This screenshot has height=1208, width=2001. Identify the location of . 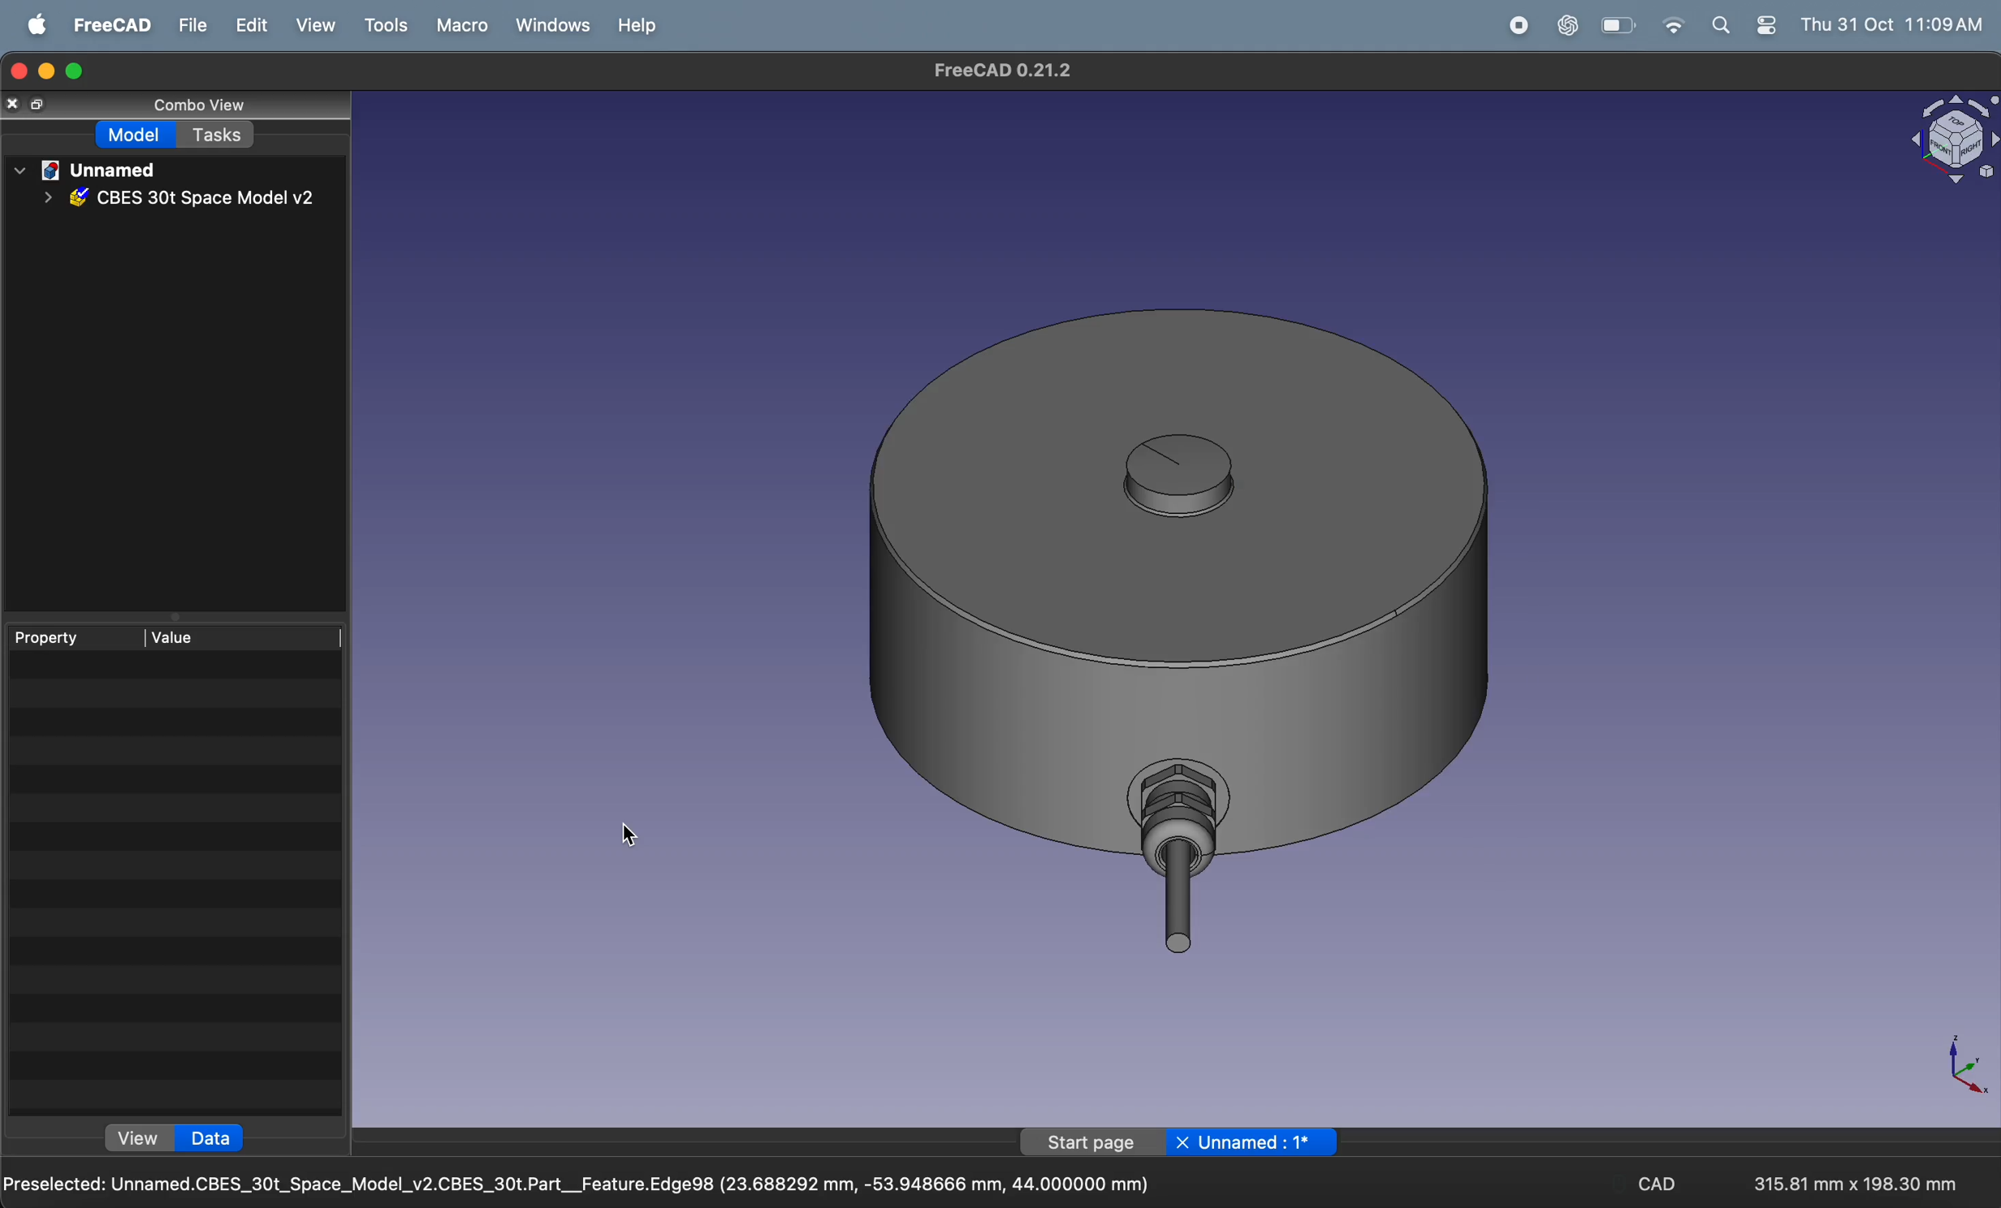
(1182, 1143).